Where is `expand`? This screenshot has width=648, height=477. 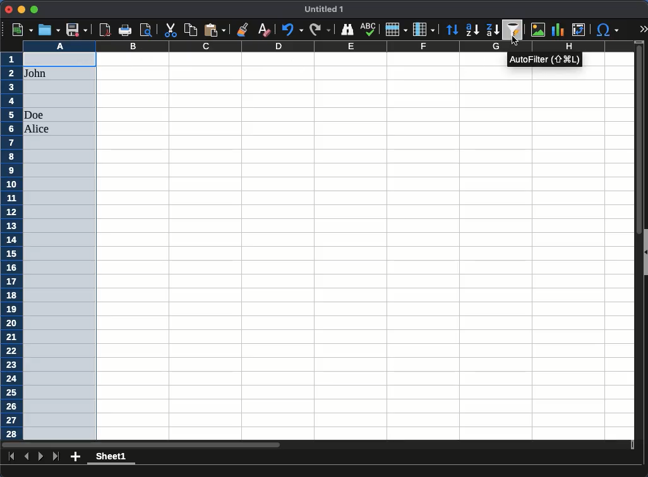
expand is located at coordinates (642, 28).